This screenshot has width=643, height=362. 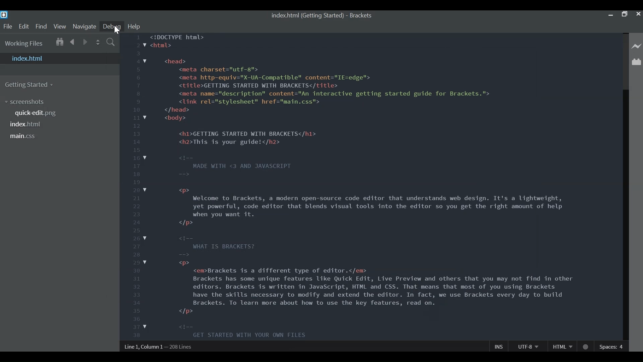 What do you see at coordinates (137, 187) in the screenshot?
I see `1

2

8

4

5

6

7

8

El
10
11
12
13
14
15
16
17
18
19
20
21
22
7k}
24
25
26
27
28
29
30
31
32
33
34
35
36
37
38` at bounding box center [137, 187].